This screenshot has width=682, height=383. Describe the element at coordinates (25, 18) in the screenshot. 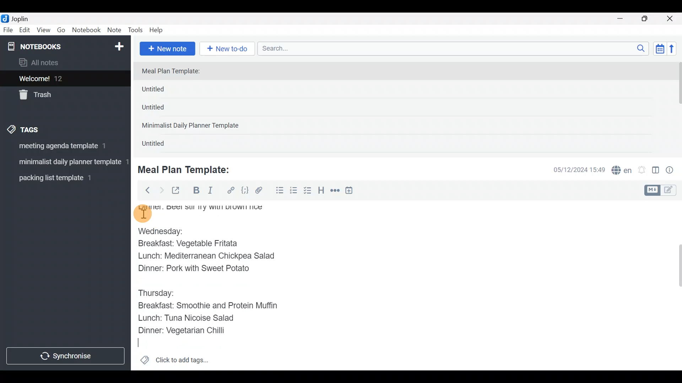

I see `Joplin` at that location.